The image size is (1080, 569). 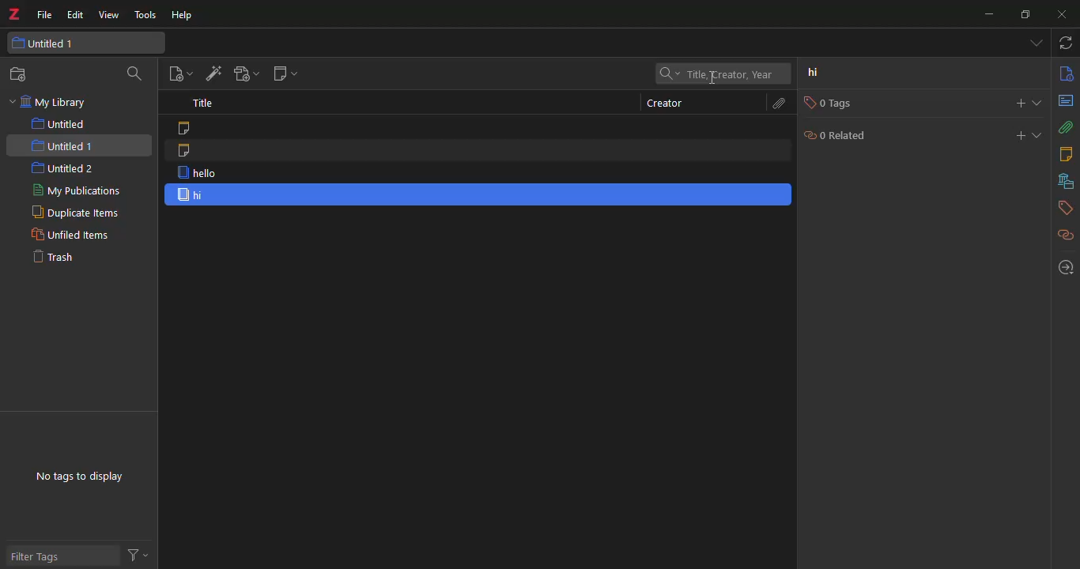 What do you see at coordinates (145, 15) in the screenshot?
I see `tools` at bounding box center [145, 15].